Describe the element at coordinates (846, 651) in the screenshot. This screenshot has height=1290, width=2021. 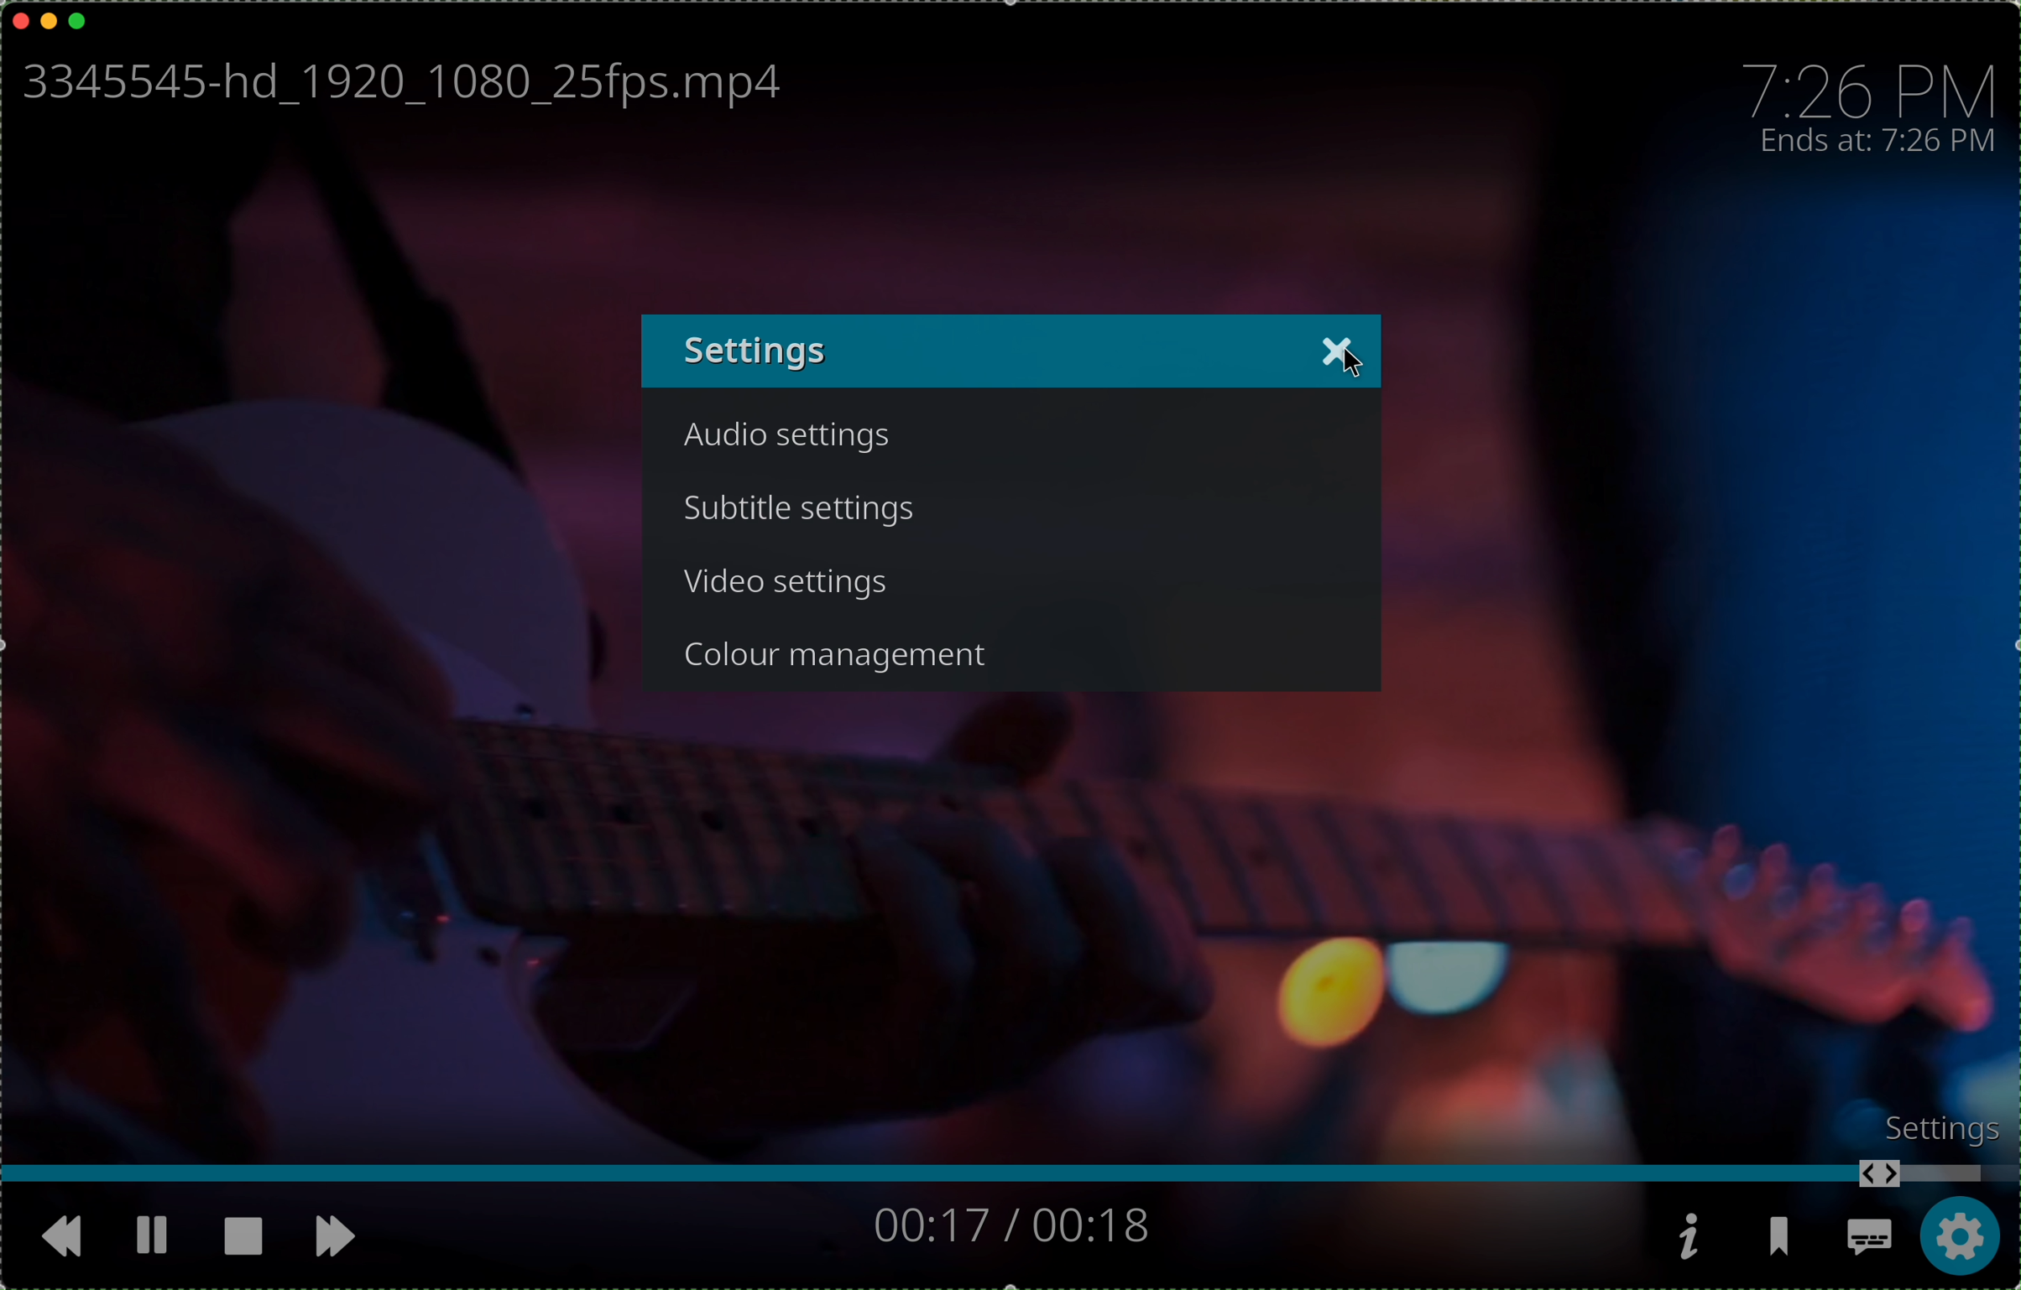
I see `colour management` at that location.